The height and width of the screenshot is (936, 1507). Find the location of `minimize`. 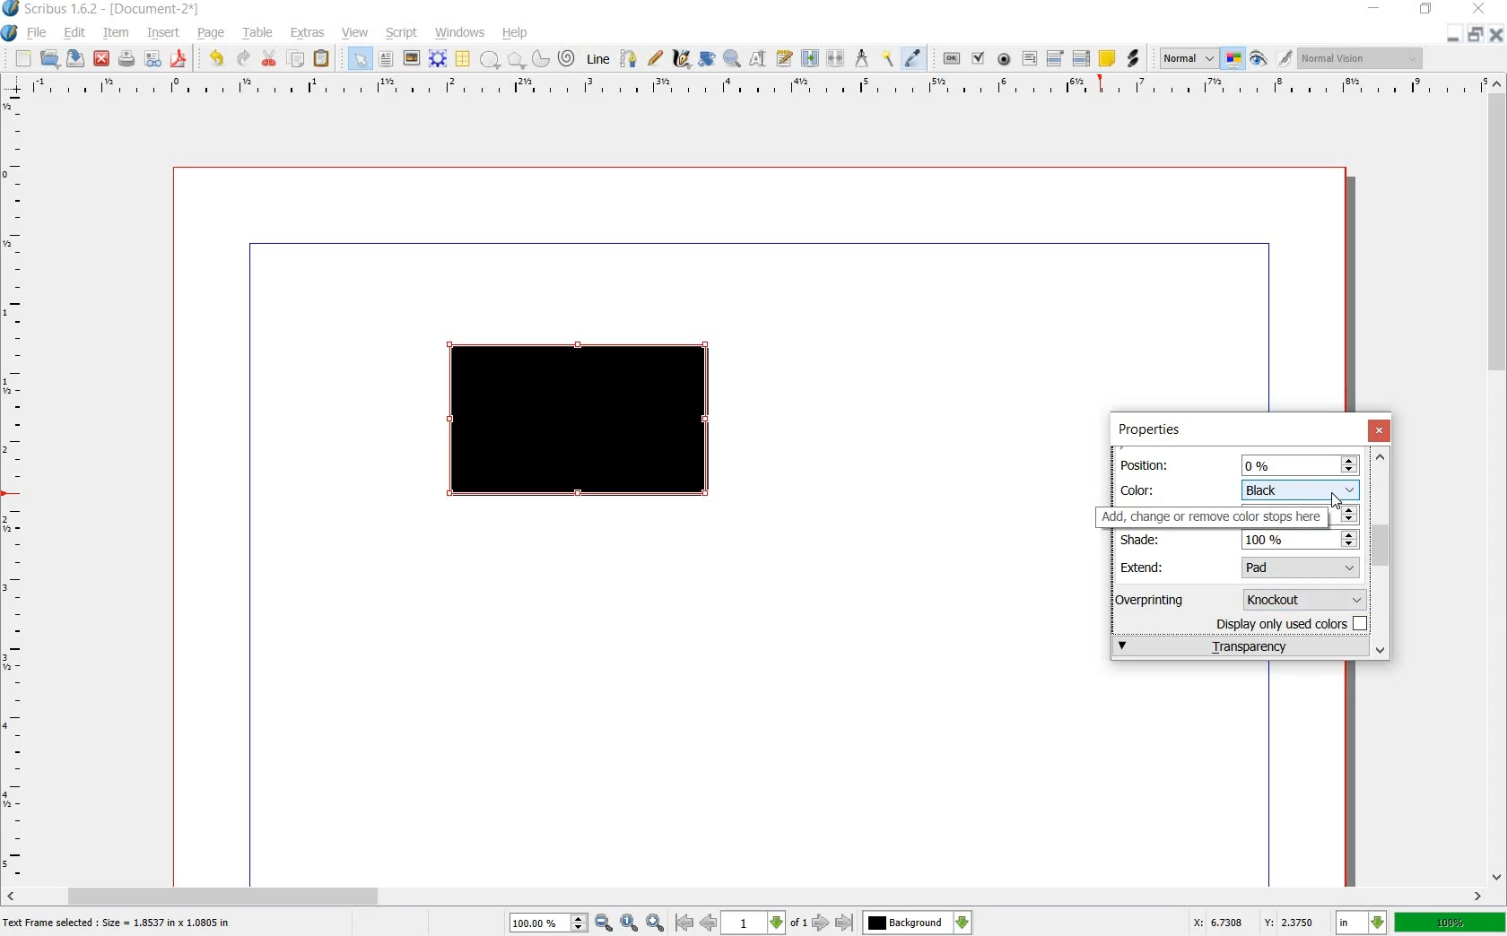

minimize is located at coordinates (1375, 9).